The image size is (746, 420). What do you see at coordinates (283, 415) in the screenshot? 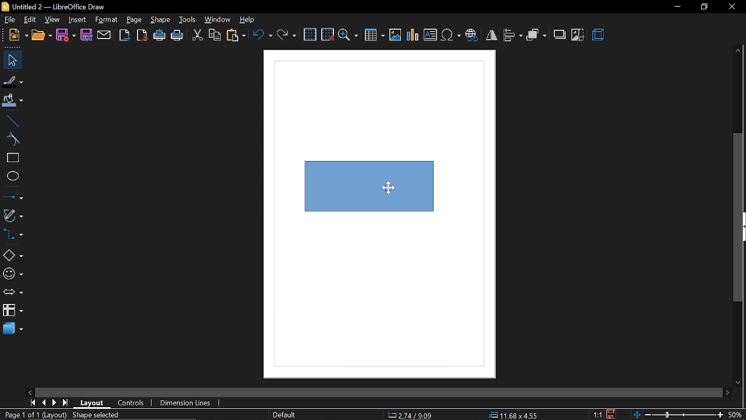
I see `Default` at bounding box center [283, 415].